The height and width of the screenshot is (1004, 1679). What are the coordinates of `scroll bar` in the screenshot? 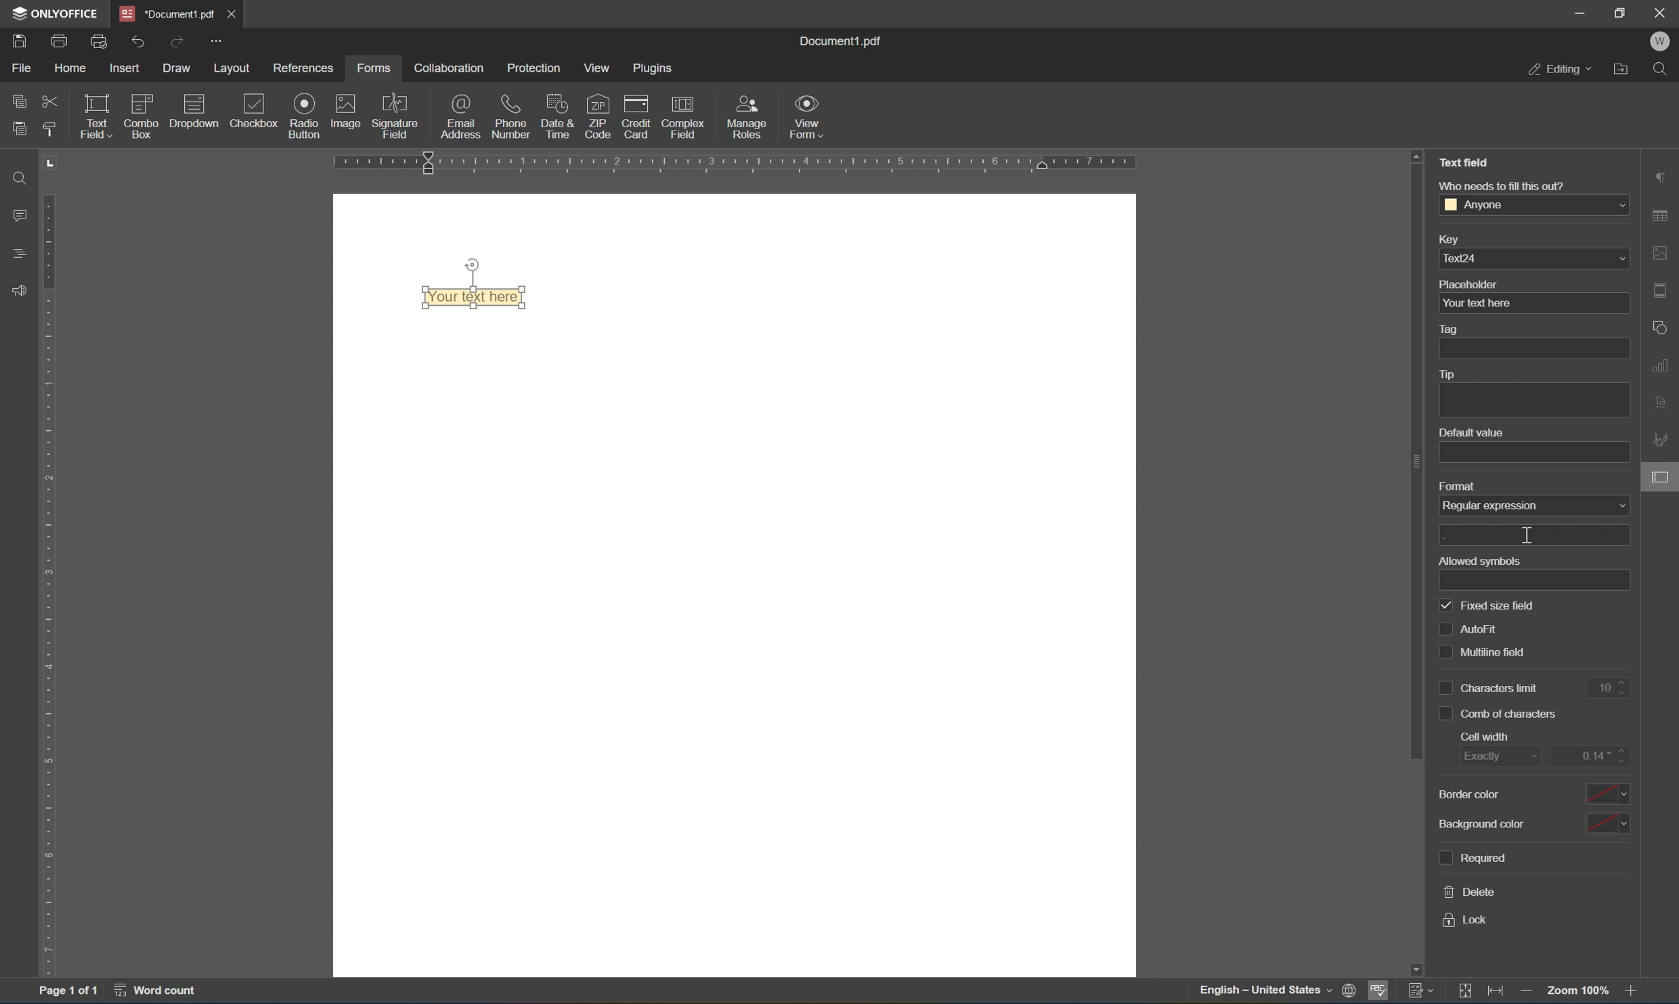 It's located at (1416, 462).